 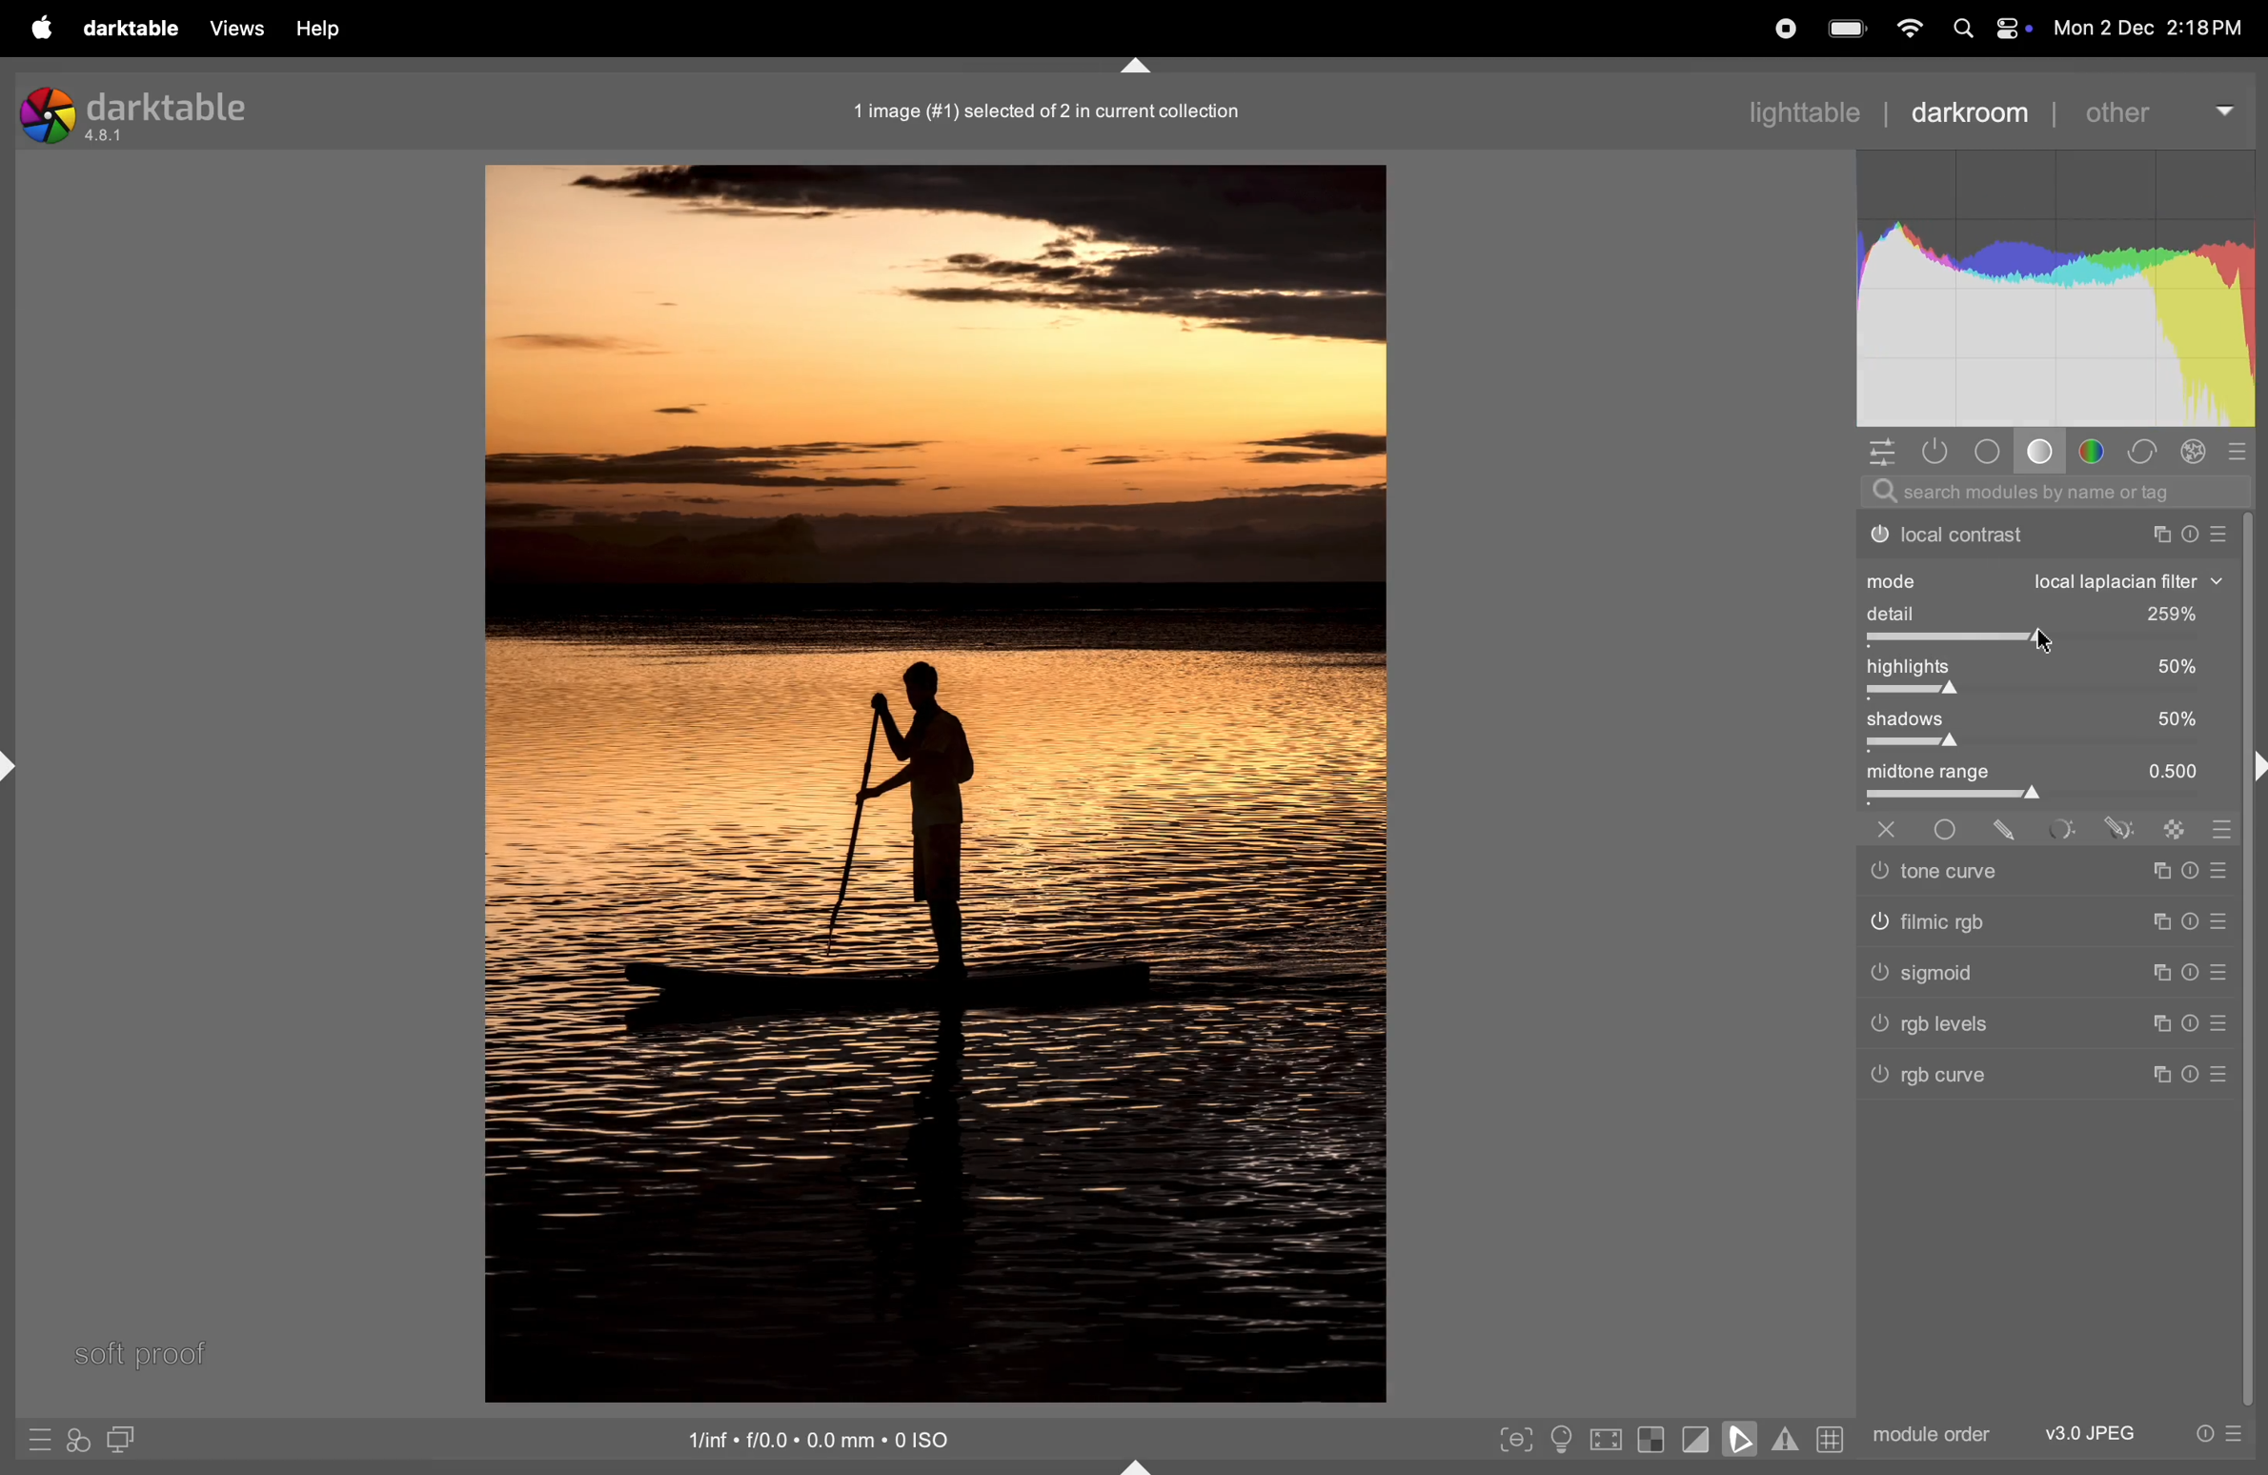 What do you see at coordinates (2042, 745) in the screenshot?
I see `toggle bar` at bounding box center [2042, 745].